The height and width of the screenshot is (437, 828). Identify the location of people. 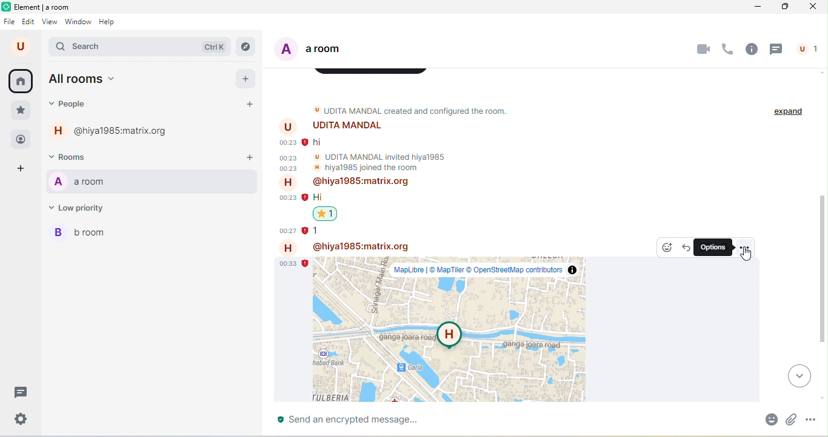
(810, 49).